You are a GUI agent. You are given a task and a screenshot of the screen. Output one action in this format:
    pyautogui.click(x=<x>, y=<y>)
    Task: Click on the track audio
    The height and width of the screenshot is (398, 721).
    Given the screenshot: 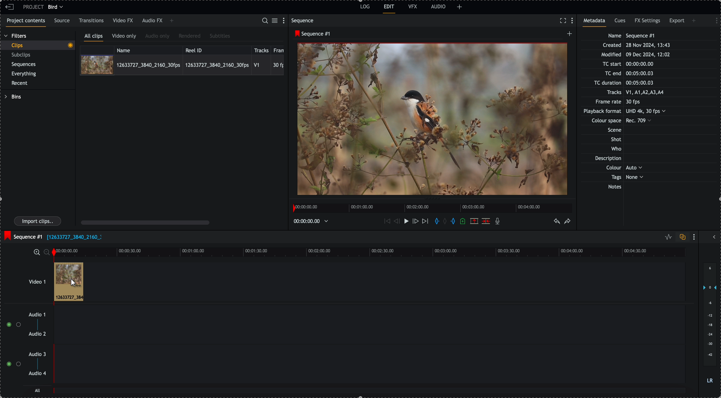 What is the action you would take?
    pyautogui.click(x=369, y=326)
    